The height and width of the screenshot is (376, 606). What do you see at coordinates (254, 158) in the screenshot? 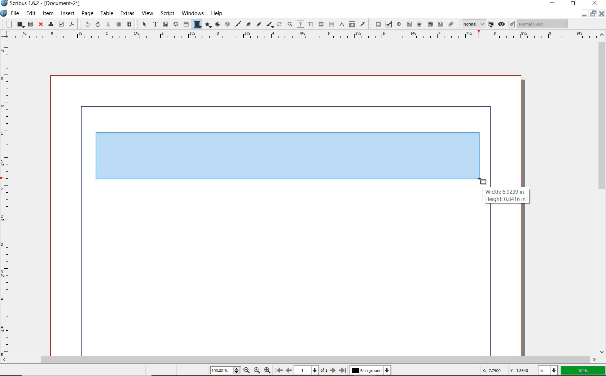
I see `drawing rectangle` at bounding box center [254, 158].